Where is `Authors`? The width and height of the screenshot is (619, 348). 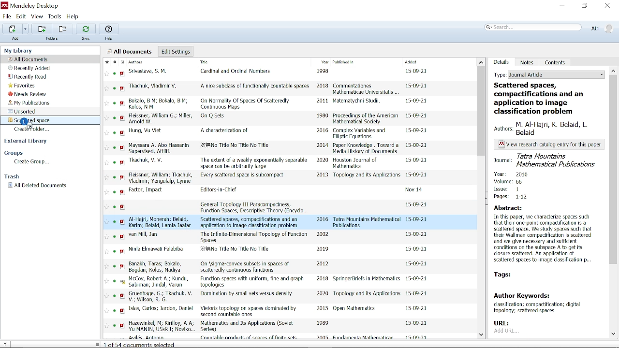
Authors is located at coordinates (144, 62).